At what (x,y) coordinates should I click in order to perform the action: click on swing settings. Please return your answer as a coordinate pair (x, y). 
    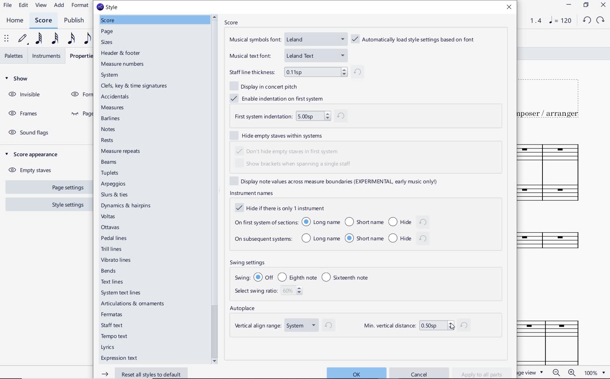
    Looking at the image, I should click on (310, 263).